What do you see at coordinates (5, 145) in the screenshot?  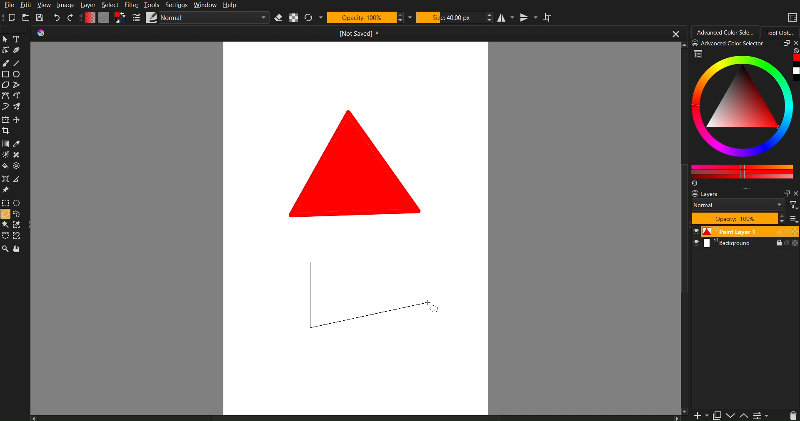 I see `Gradient` at bounding box center [5, 145].